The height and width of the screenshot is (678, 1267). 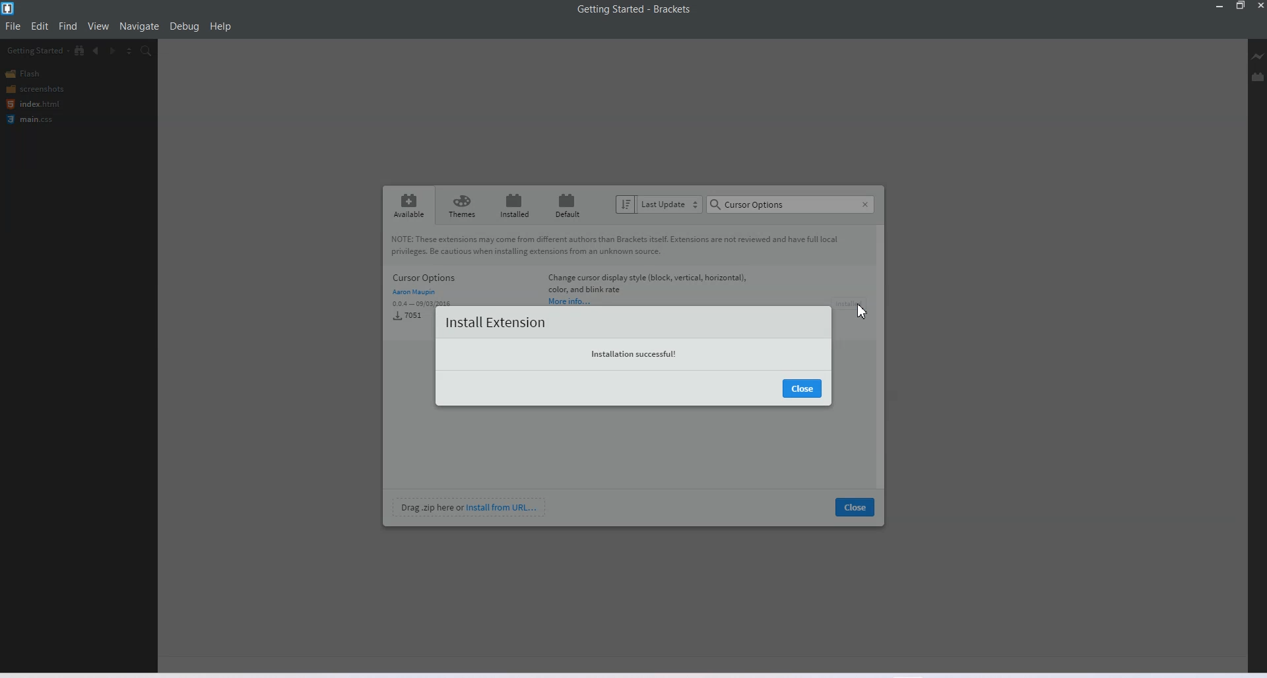 What do you see at coordinates (32, 119) in the screenshot?
I see `main.css` at bounding box center [32, 119].